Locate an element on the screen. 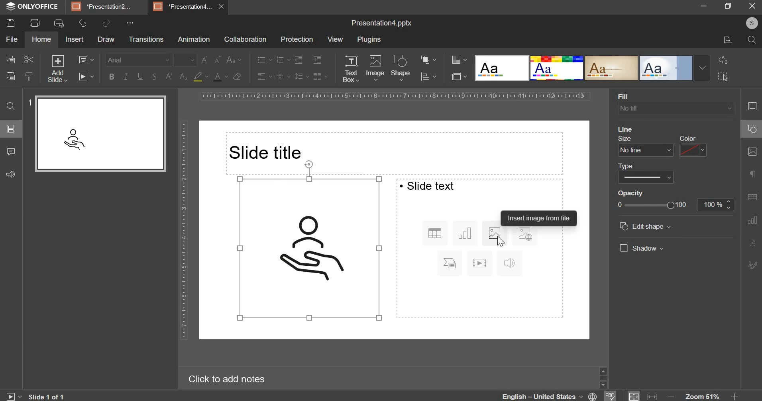  current slide number is located at coordinates (49, 396).